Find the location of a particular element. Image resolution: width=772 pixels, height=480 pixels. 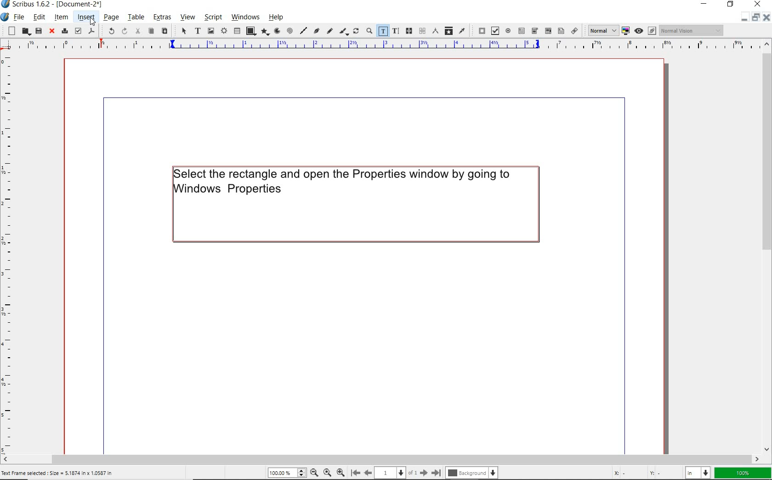

Normal is located at coordinates (600, 30).